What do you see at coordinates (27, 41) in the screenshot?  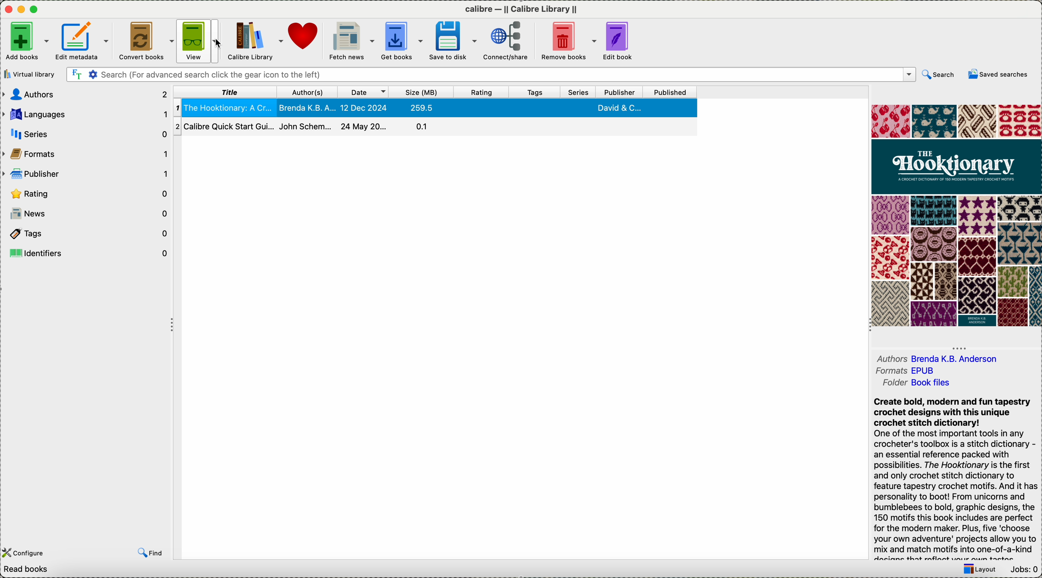 I see `add books` at bounding box center [27, 41].